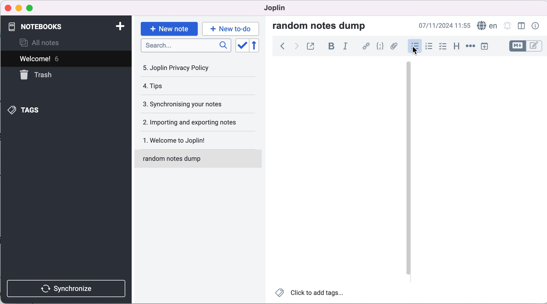  Describe the element at coordinates (49, 75) in the screenshot. I see `trash` at that location.